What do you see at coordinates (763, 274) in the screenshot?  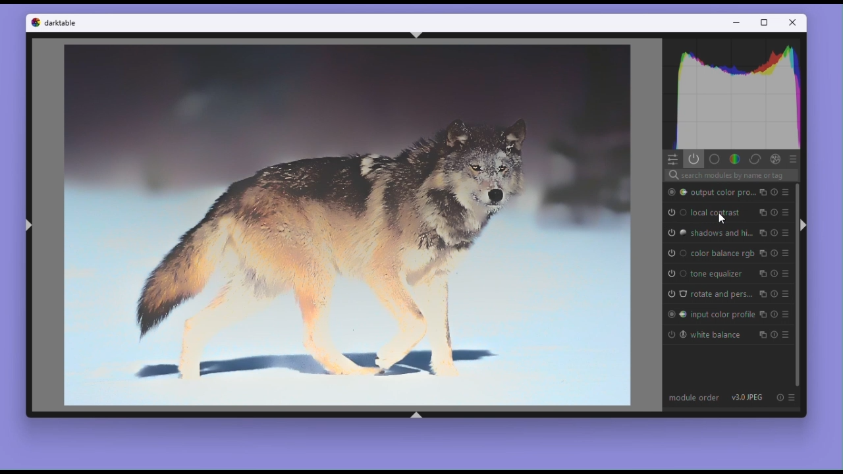 I see `multiple instance actions` at bounding box center [763, 274].